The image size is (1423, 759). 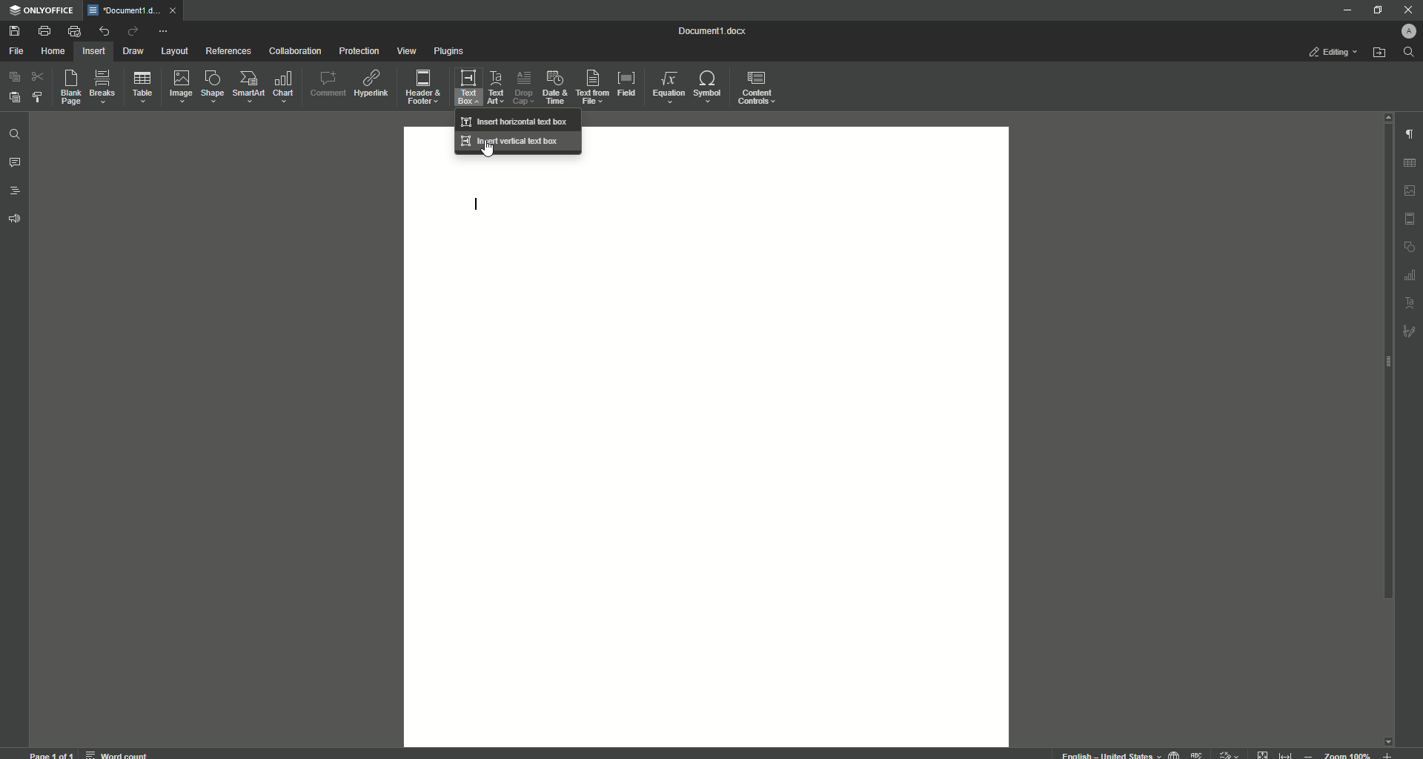 I want to click on Open From File, so click(x=1380, y=53).